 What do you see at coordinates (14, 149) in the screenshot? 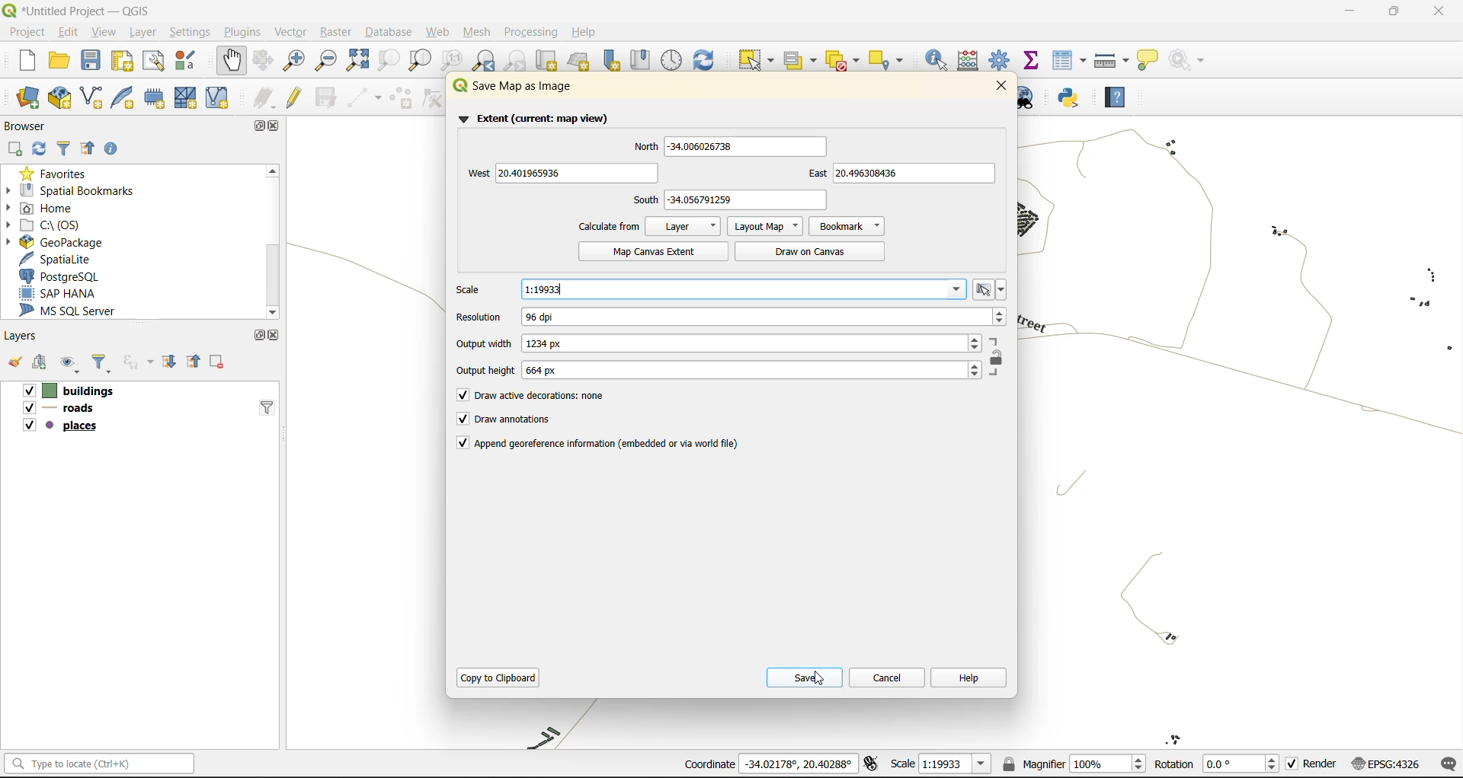
I see `add` at bounding box center [14, 149].